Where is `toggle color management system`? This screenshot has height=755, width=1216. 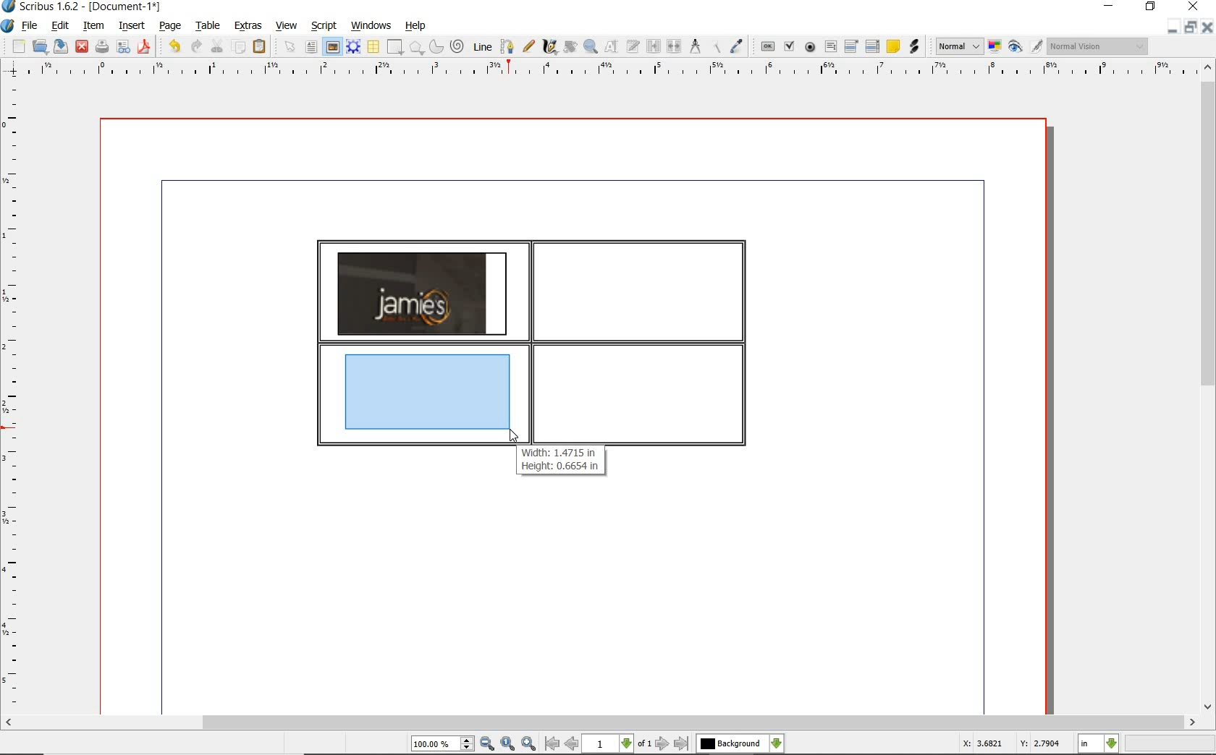
toggle color management system is located at coordinates (996, 48).